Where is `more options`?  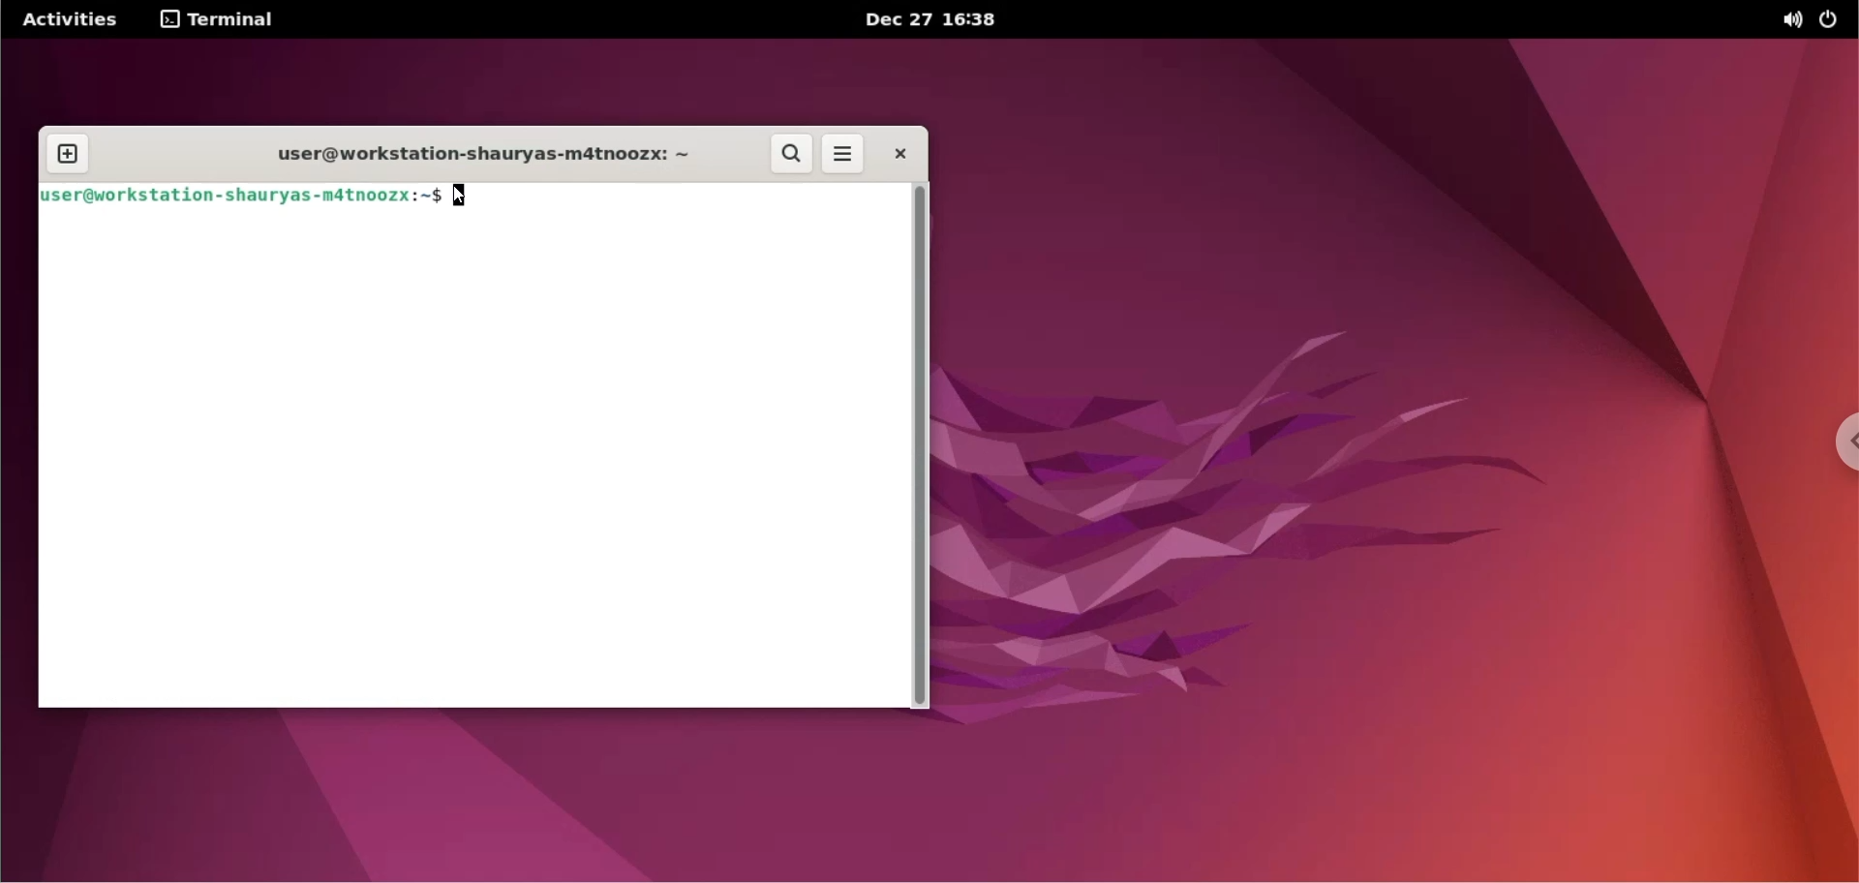 more options is located at coordinates (844, 153).